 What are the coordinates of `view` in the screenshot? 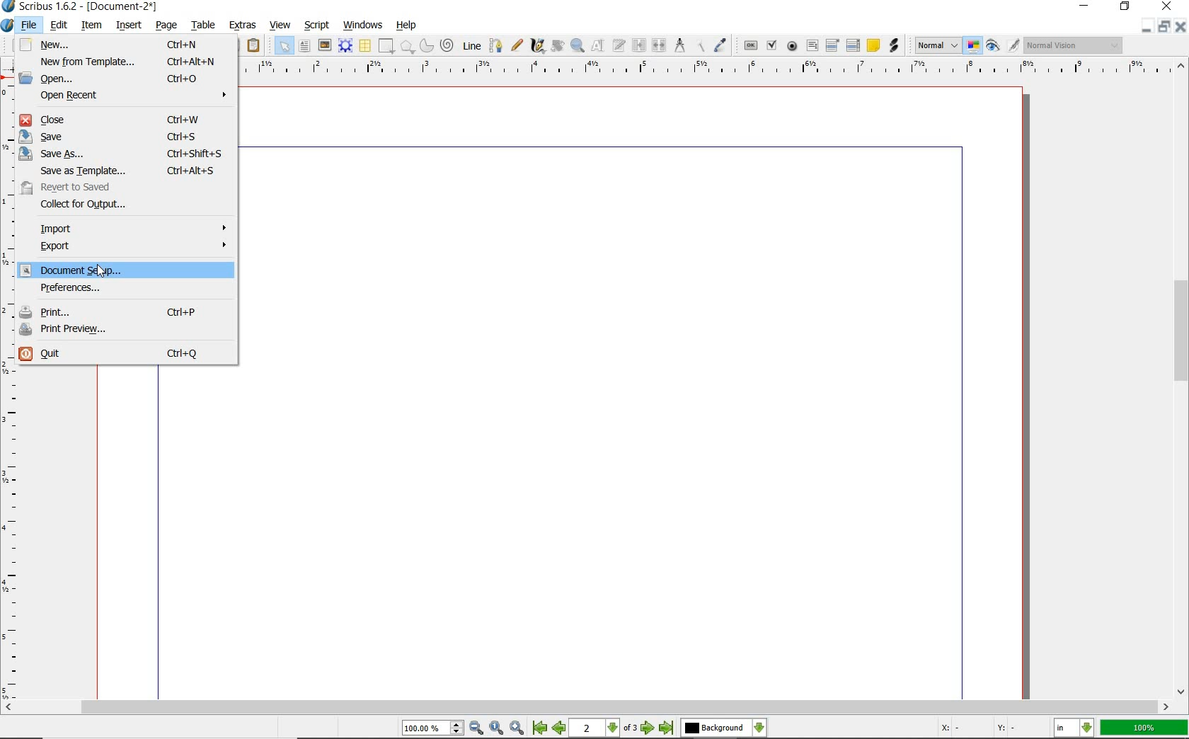 It's located at (280, 25).